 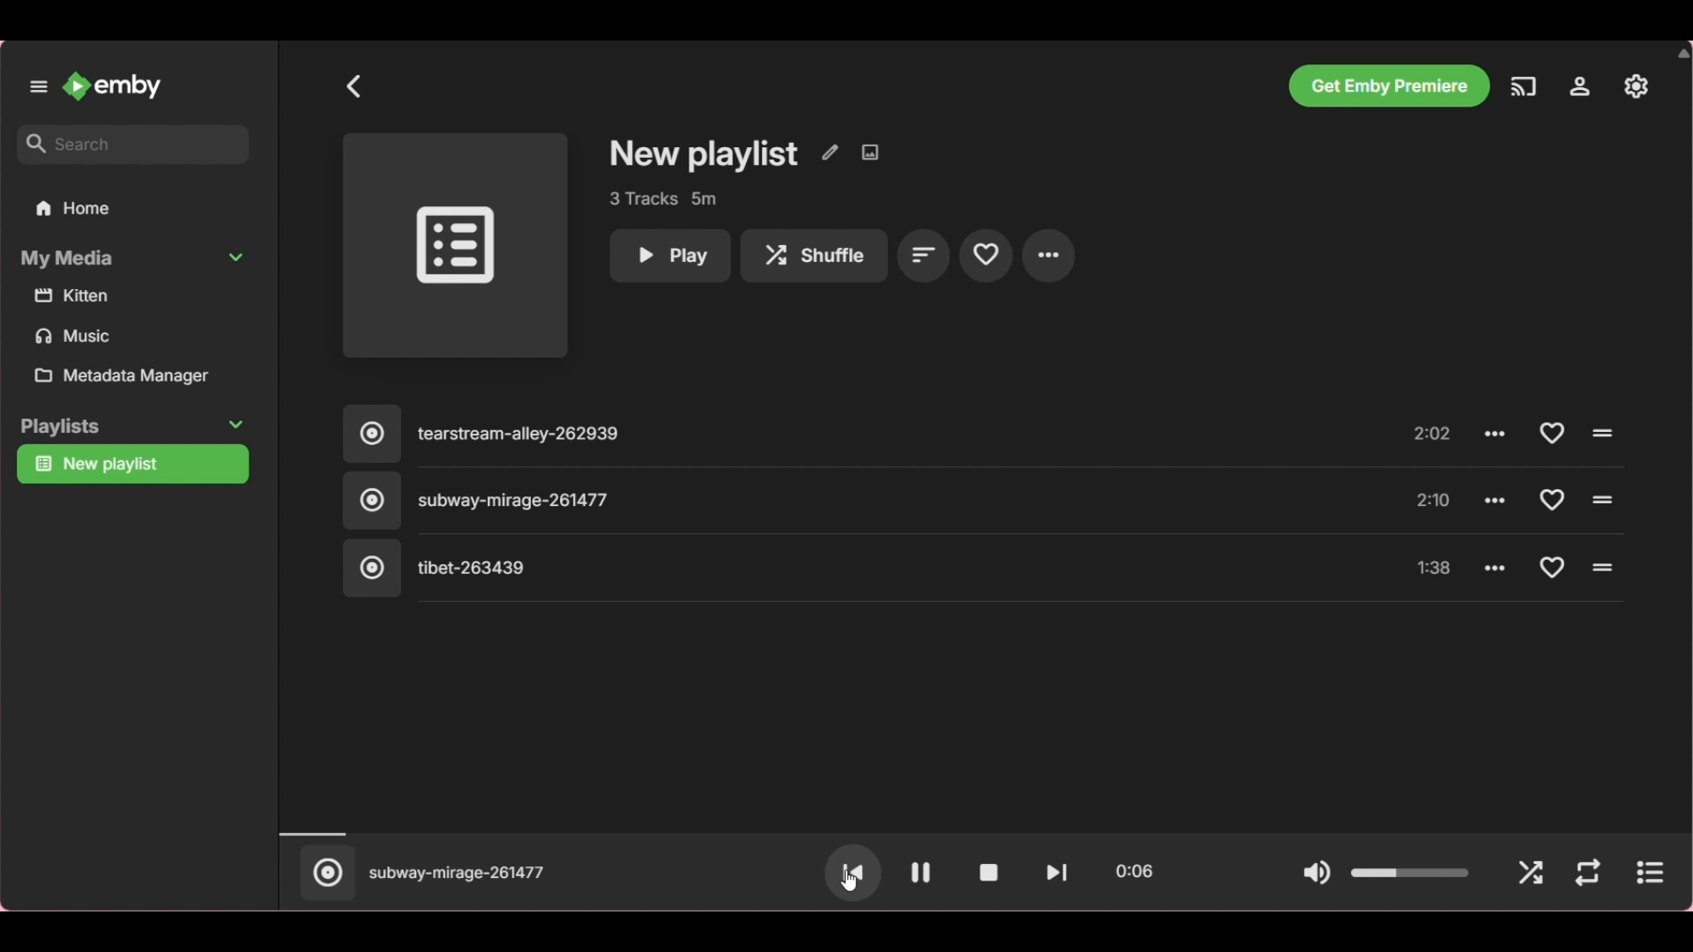 What do you see at coordinates (1604, 568) in the screenshot?
I see `Click to play respective song` at bounding box center [1604, 568].